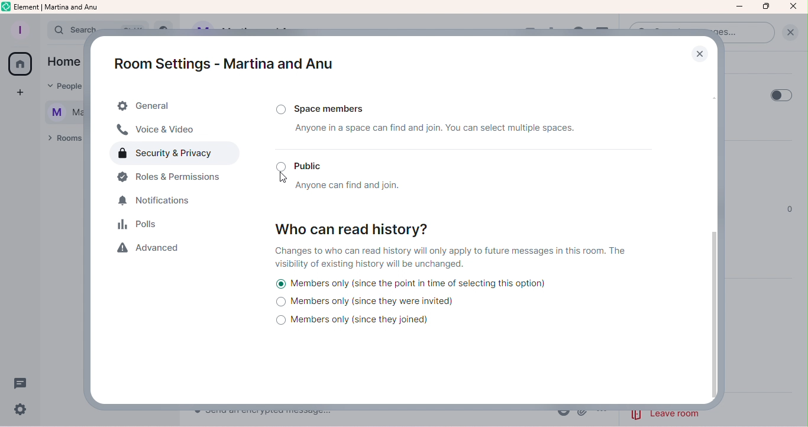 The height and width of the screenshot is (427, 808). What do you see at coordinates (177, 106) in the screenshot?
I see `General` at bounding box center [177, 106].